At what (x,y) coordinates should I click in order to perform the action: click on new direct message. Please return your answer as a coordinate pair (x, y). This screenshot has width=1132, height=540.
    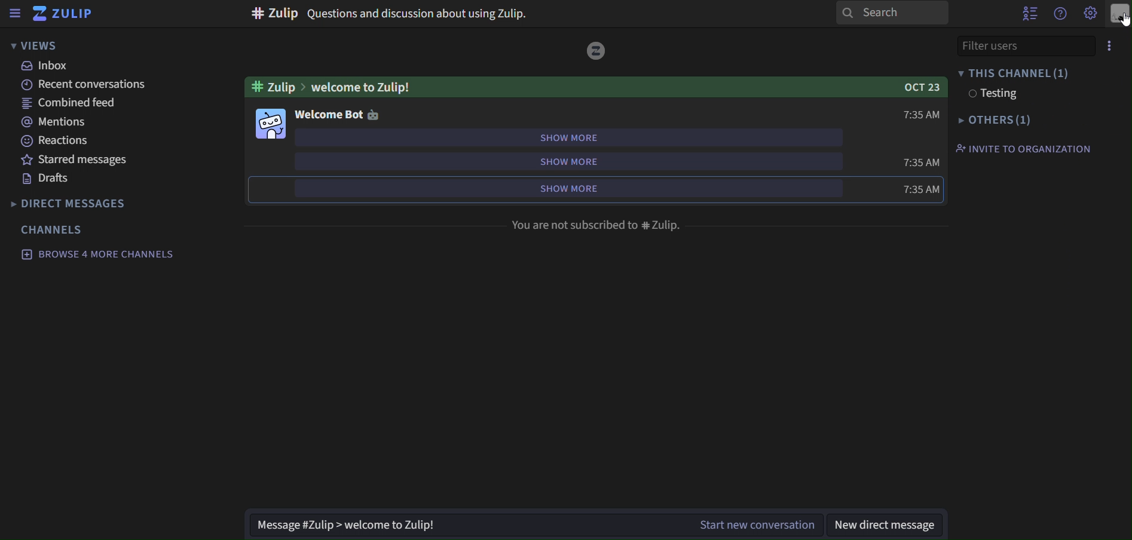
    Looking at the image, I should click on (886, 526).